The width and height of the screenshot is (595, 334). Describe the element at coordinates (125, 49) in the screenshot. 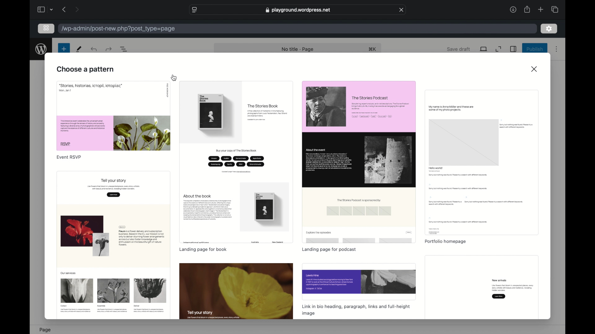

I see `document overview` at that location.